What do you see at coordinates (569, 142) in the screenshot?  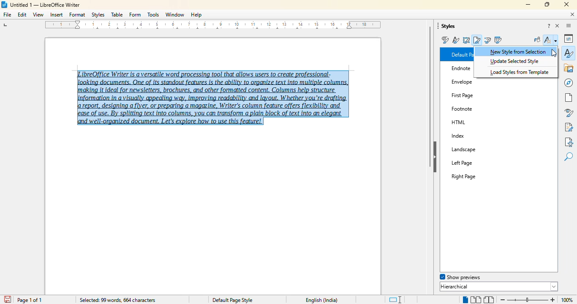 I see `accessibility check` at bounding box center [569, 142].